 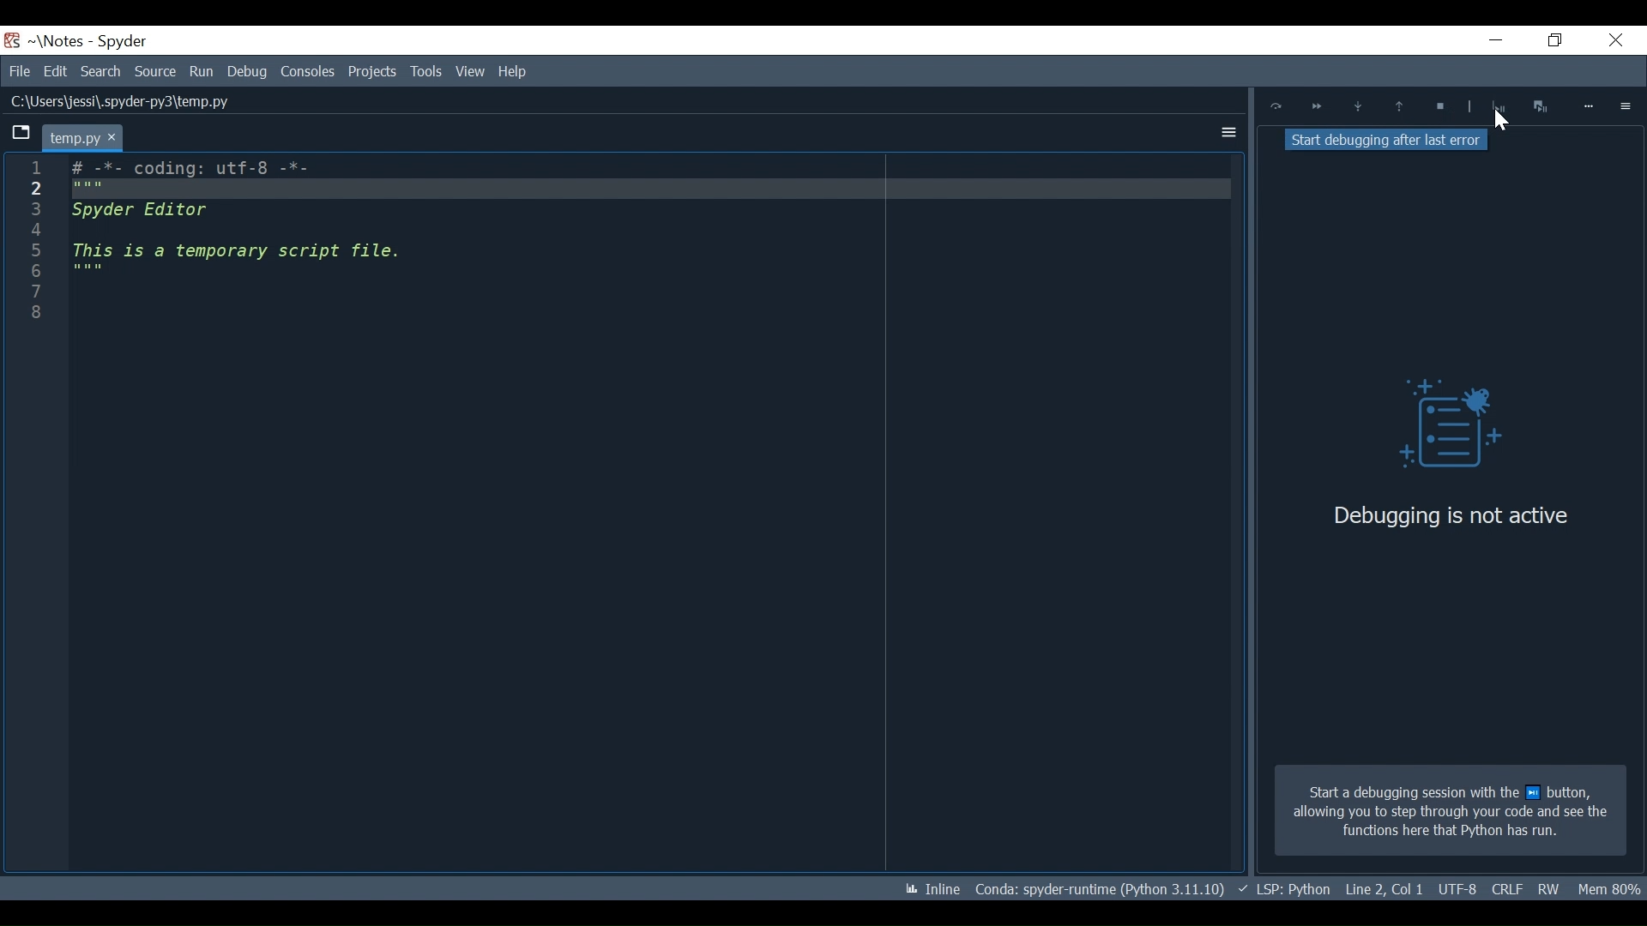 What do you see at coordinates (1486, 42) in the screenshot?
I see `Minimize` at bounding box center [1486, 42].